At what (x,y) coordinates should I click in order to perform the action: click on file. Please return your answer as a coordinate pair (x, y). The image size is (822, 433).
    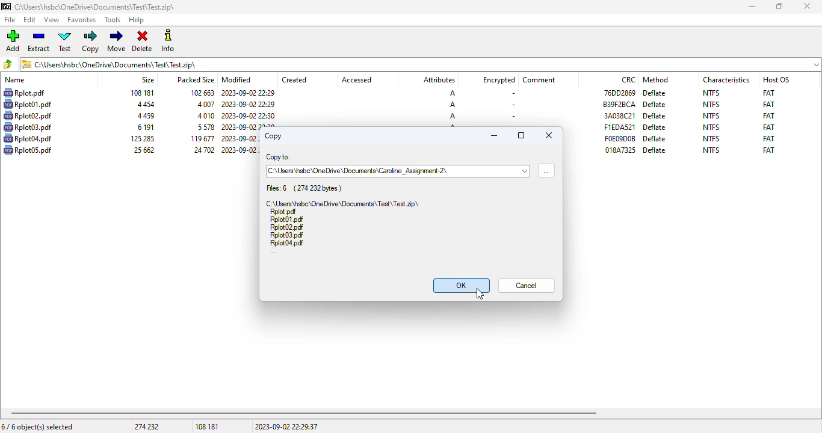
    Looking at the image, I should click on (28, 149).